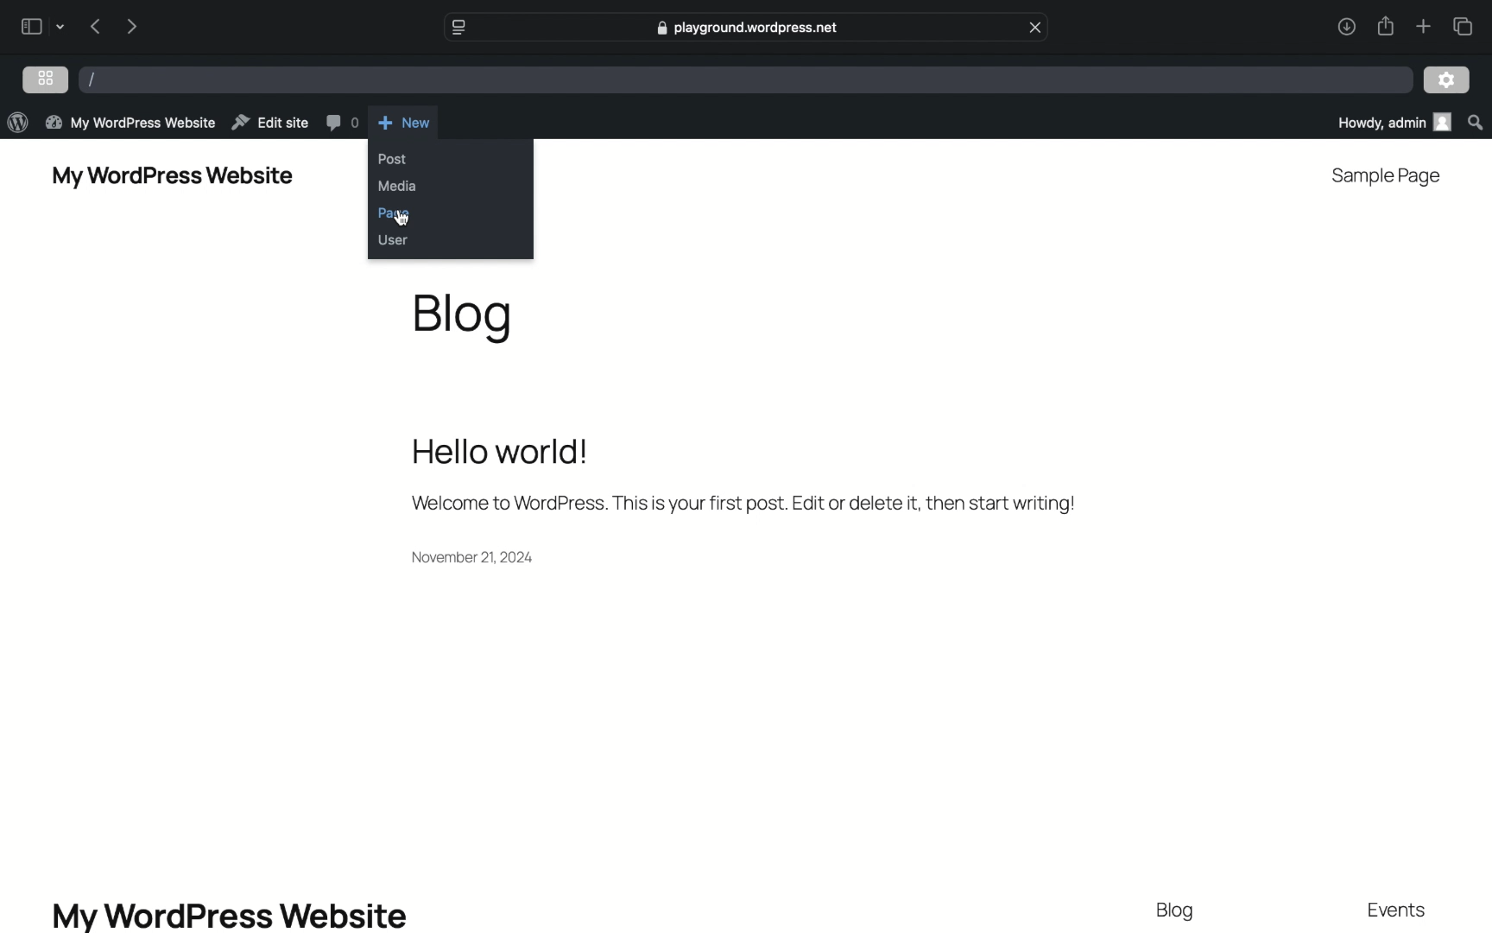 The image size is (1492, 933). Describe the element at coordinates (341, 122) in the screenshot. I see `comments` at that location.